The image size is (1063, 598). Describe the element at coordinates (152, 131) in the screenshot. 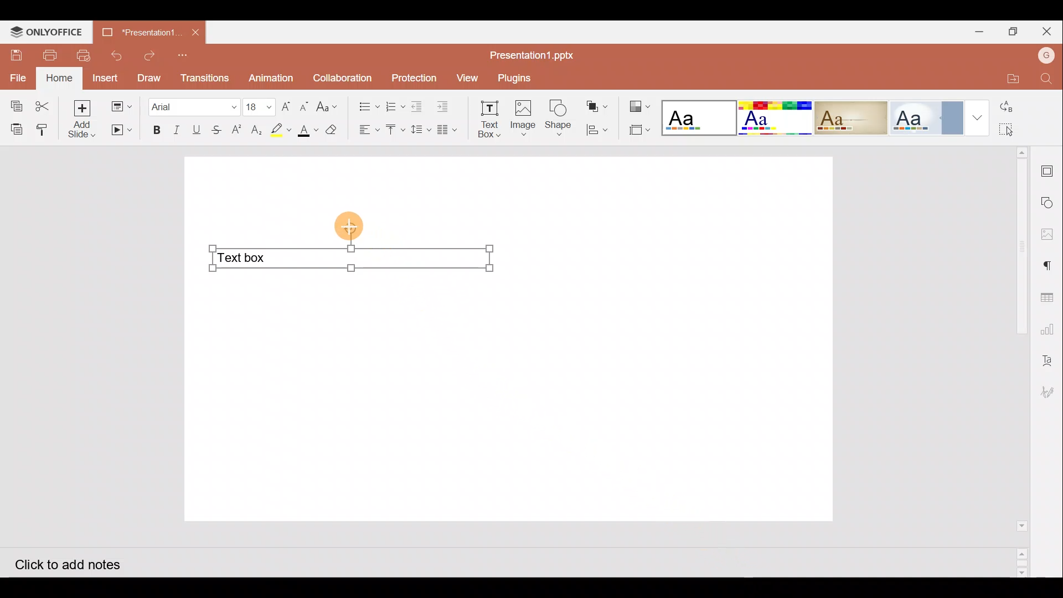

I see `Bold` at that location.